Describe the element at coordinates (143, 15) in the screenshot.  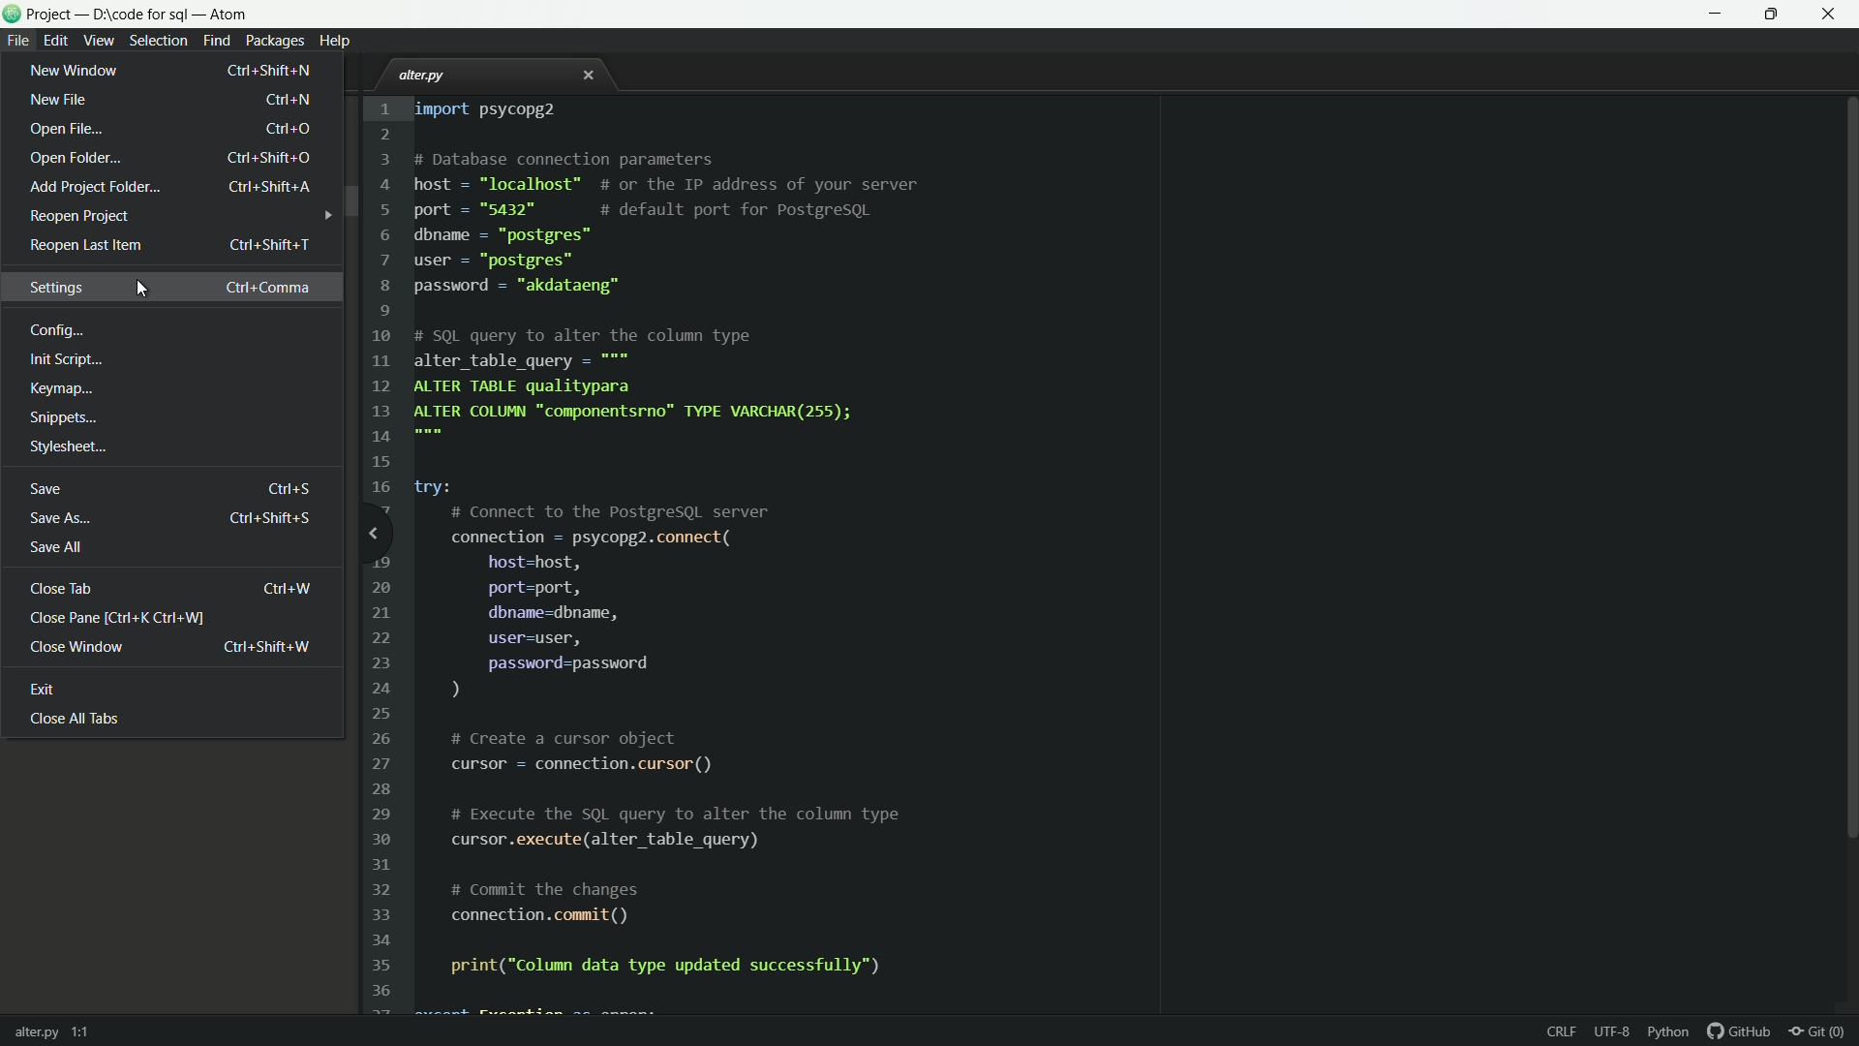
I see `project D:\code for sql - atom` at that location.